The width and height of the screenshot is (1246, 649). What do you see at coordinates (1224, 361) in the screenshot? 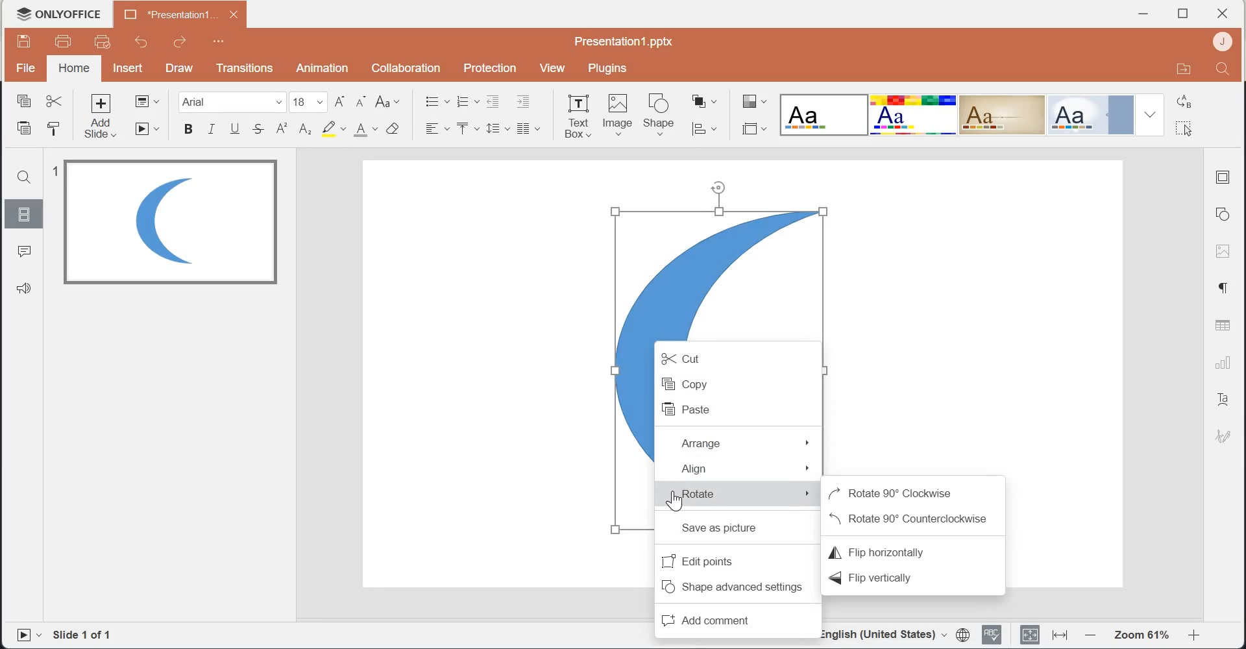
I see `Charts` at bounding box center [1224, 361].